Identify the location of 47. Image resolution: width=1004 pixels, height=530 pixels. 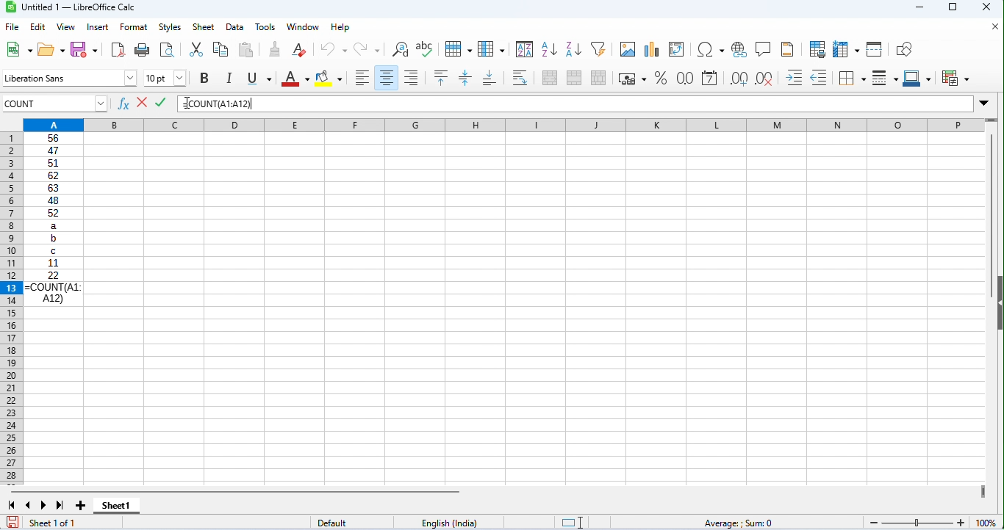
(53, 150).